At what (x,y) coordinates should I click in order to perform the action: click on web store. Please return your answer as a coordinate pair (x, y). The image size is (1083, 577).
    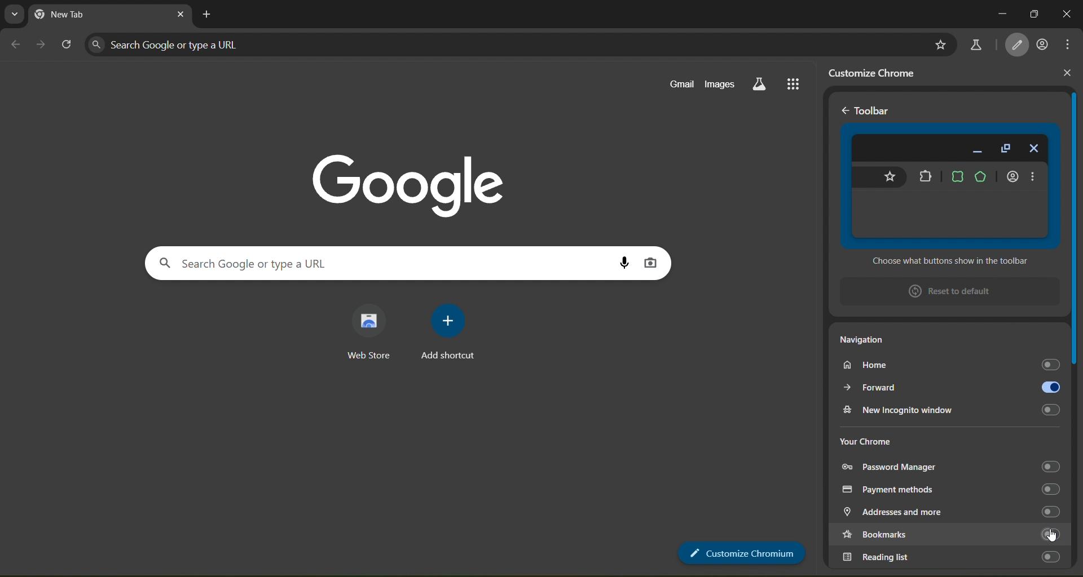
    Looking at the image, I should click on (369, 331).